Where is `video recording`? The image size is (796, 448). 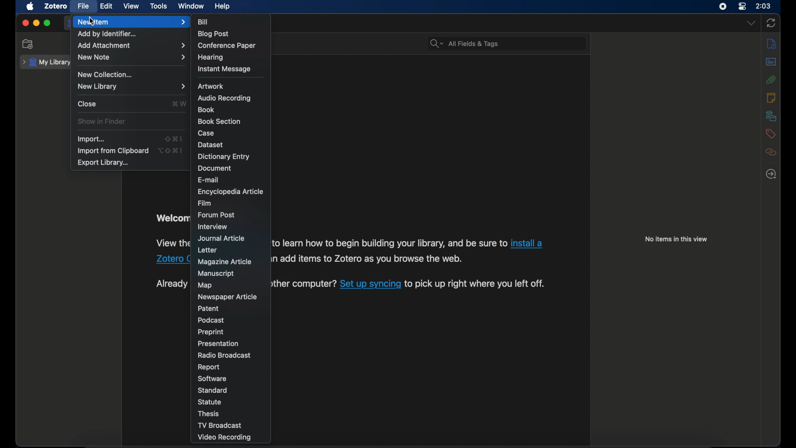
video recording is located at coordinates (224, 438).